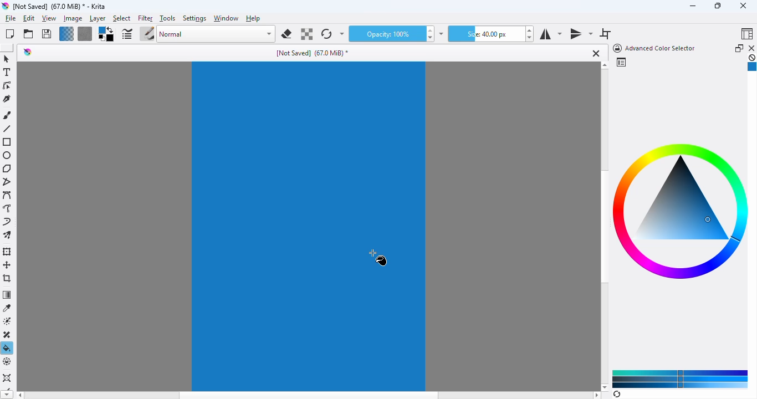  I want to click on title, so click(58, 7).